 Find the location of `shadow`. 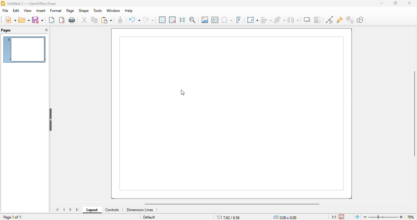

shadow is located at coordinates (307, 20).